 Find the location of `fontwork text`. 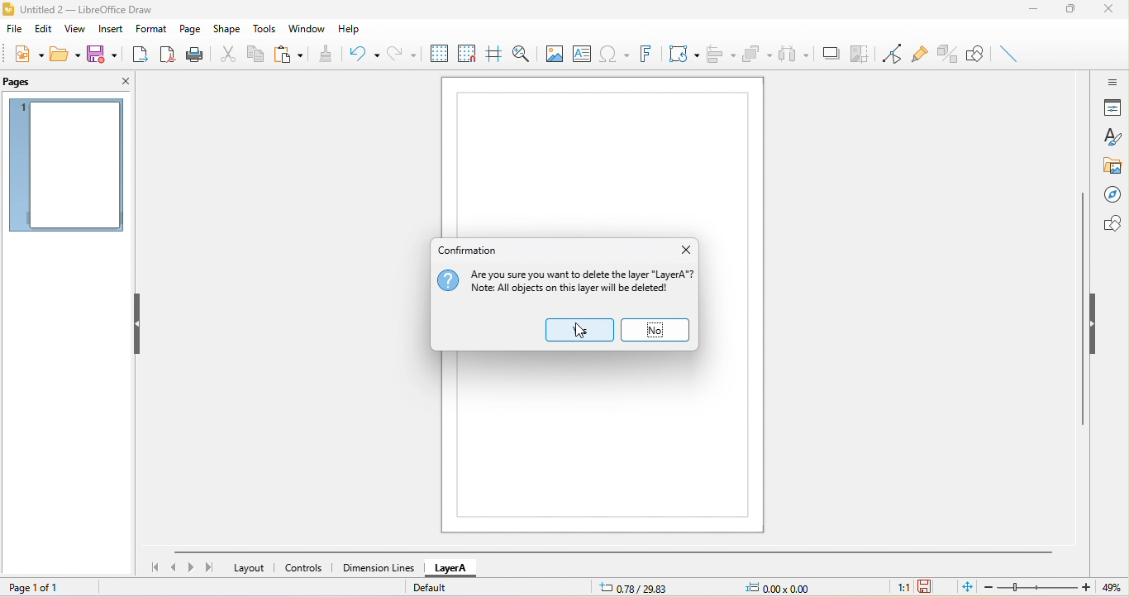

fontwork text is located at coordinates (641, 54).